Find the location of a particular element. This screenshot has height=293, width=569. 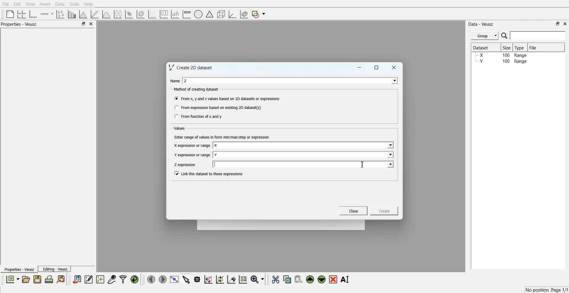

Histogram of dataset is located at coordinates (82, 15).